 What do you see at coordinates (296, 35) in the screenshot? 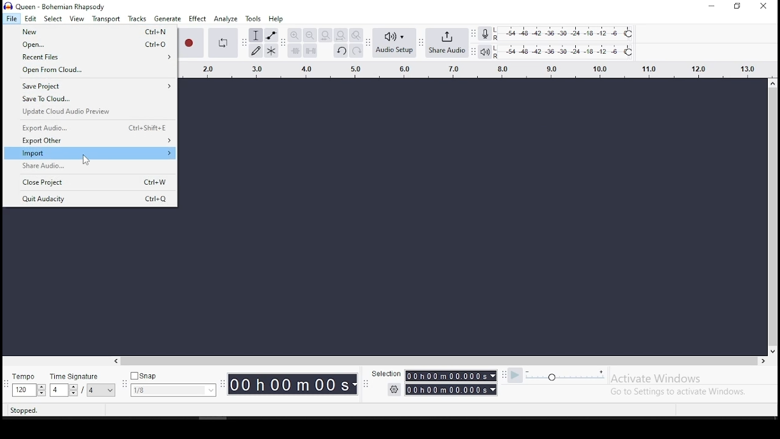
I see `zoom in` at bounding box center [296, 35].